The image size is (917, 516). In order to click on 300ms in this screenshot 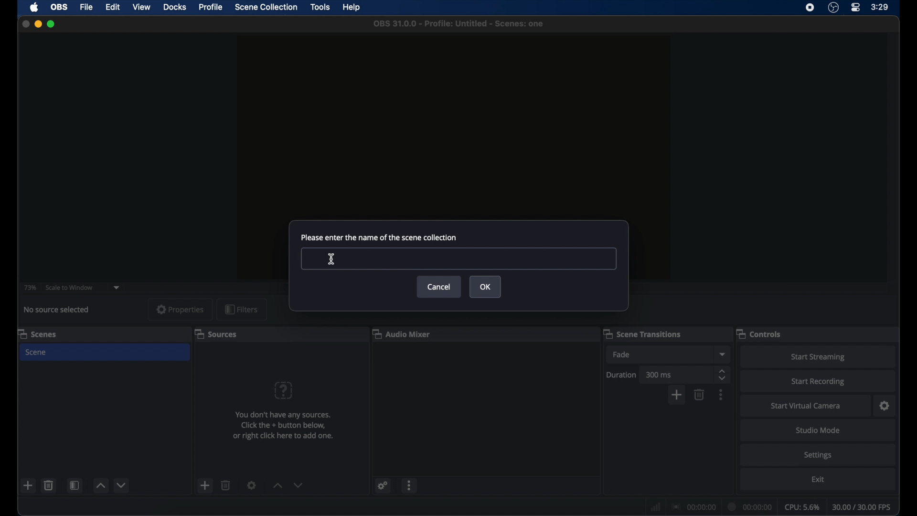, I will do `click(659, 375)`.